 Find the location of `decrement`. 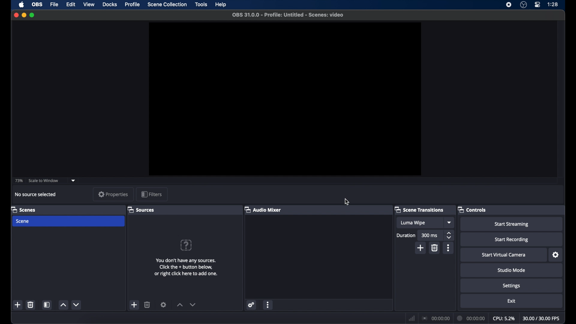

decrement is located at coordinates (77, 305).